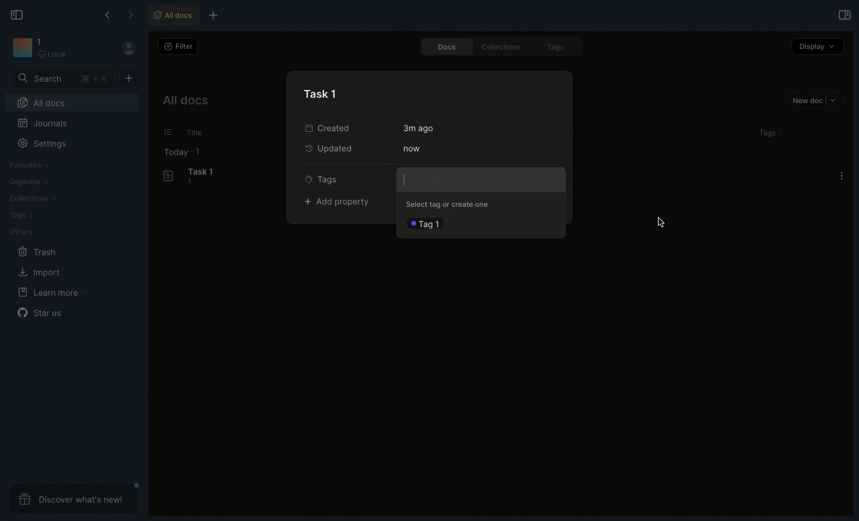  Describe the element at coordinates (212, 15) in the screenshot. I see `New tab` at that location.